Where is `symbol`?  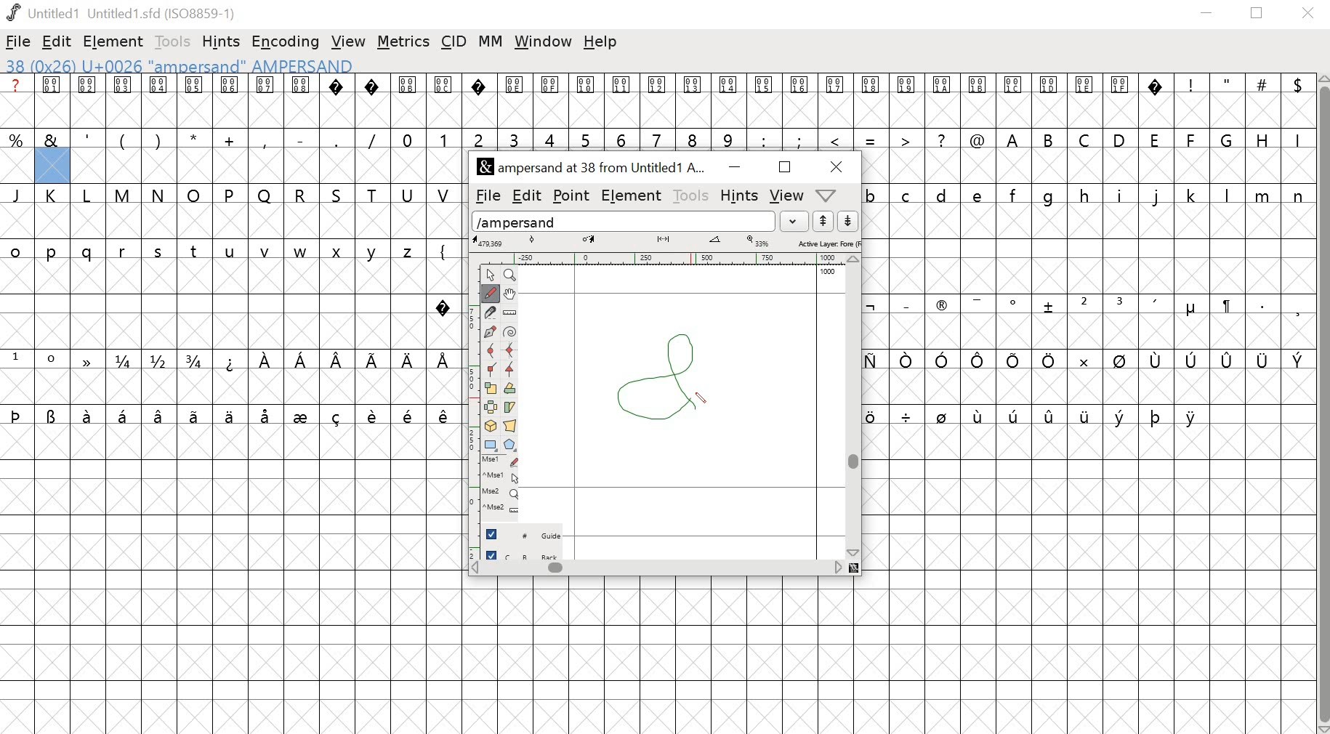 symbol is located at coordinates (980, 415).